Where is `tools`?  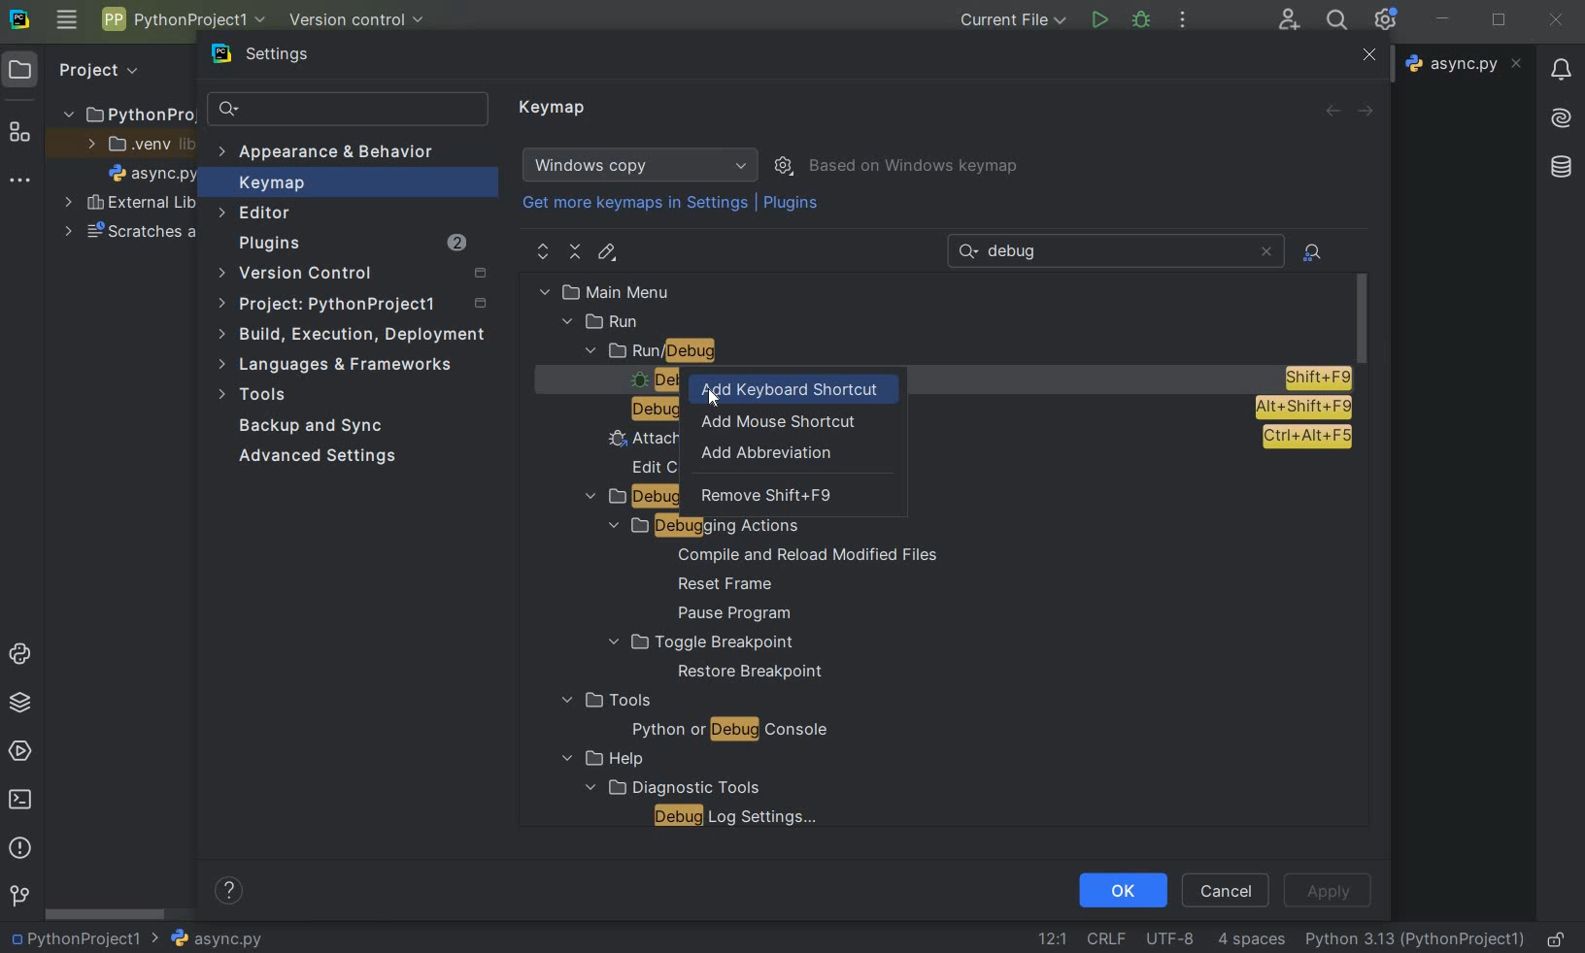 tools is located at coordinates (255, 397).